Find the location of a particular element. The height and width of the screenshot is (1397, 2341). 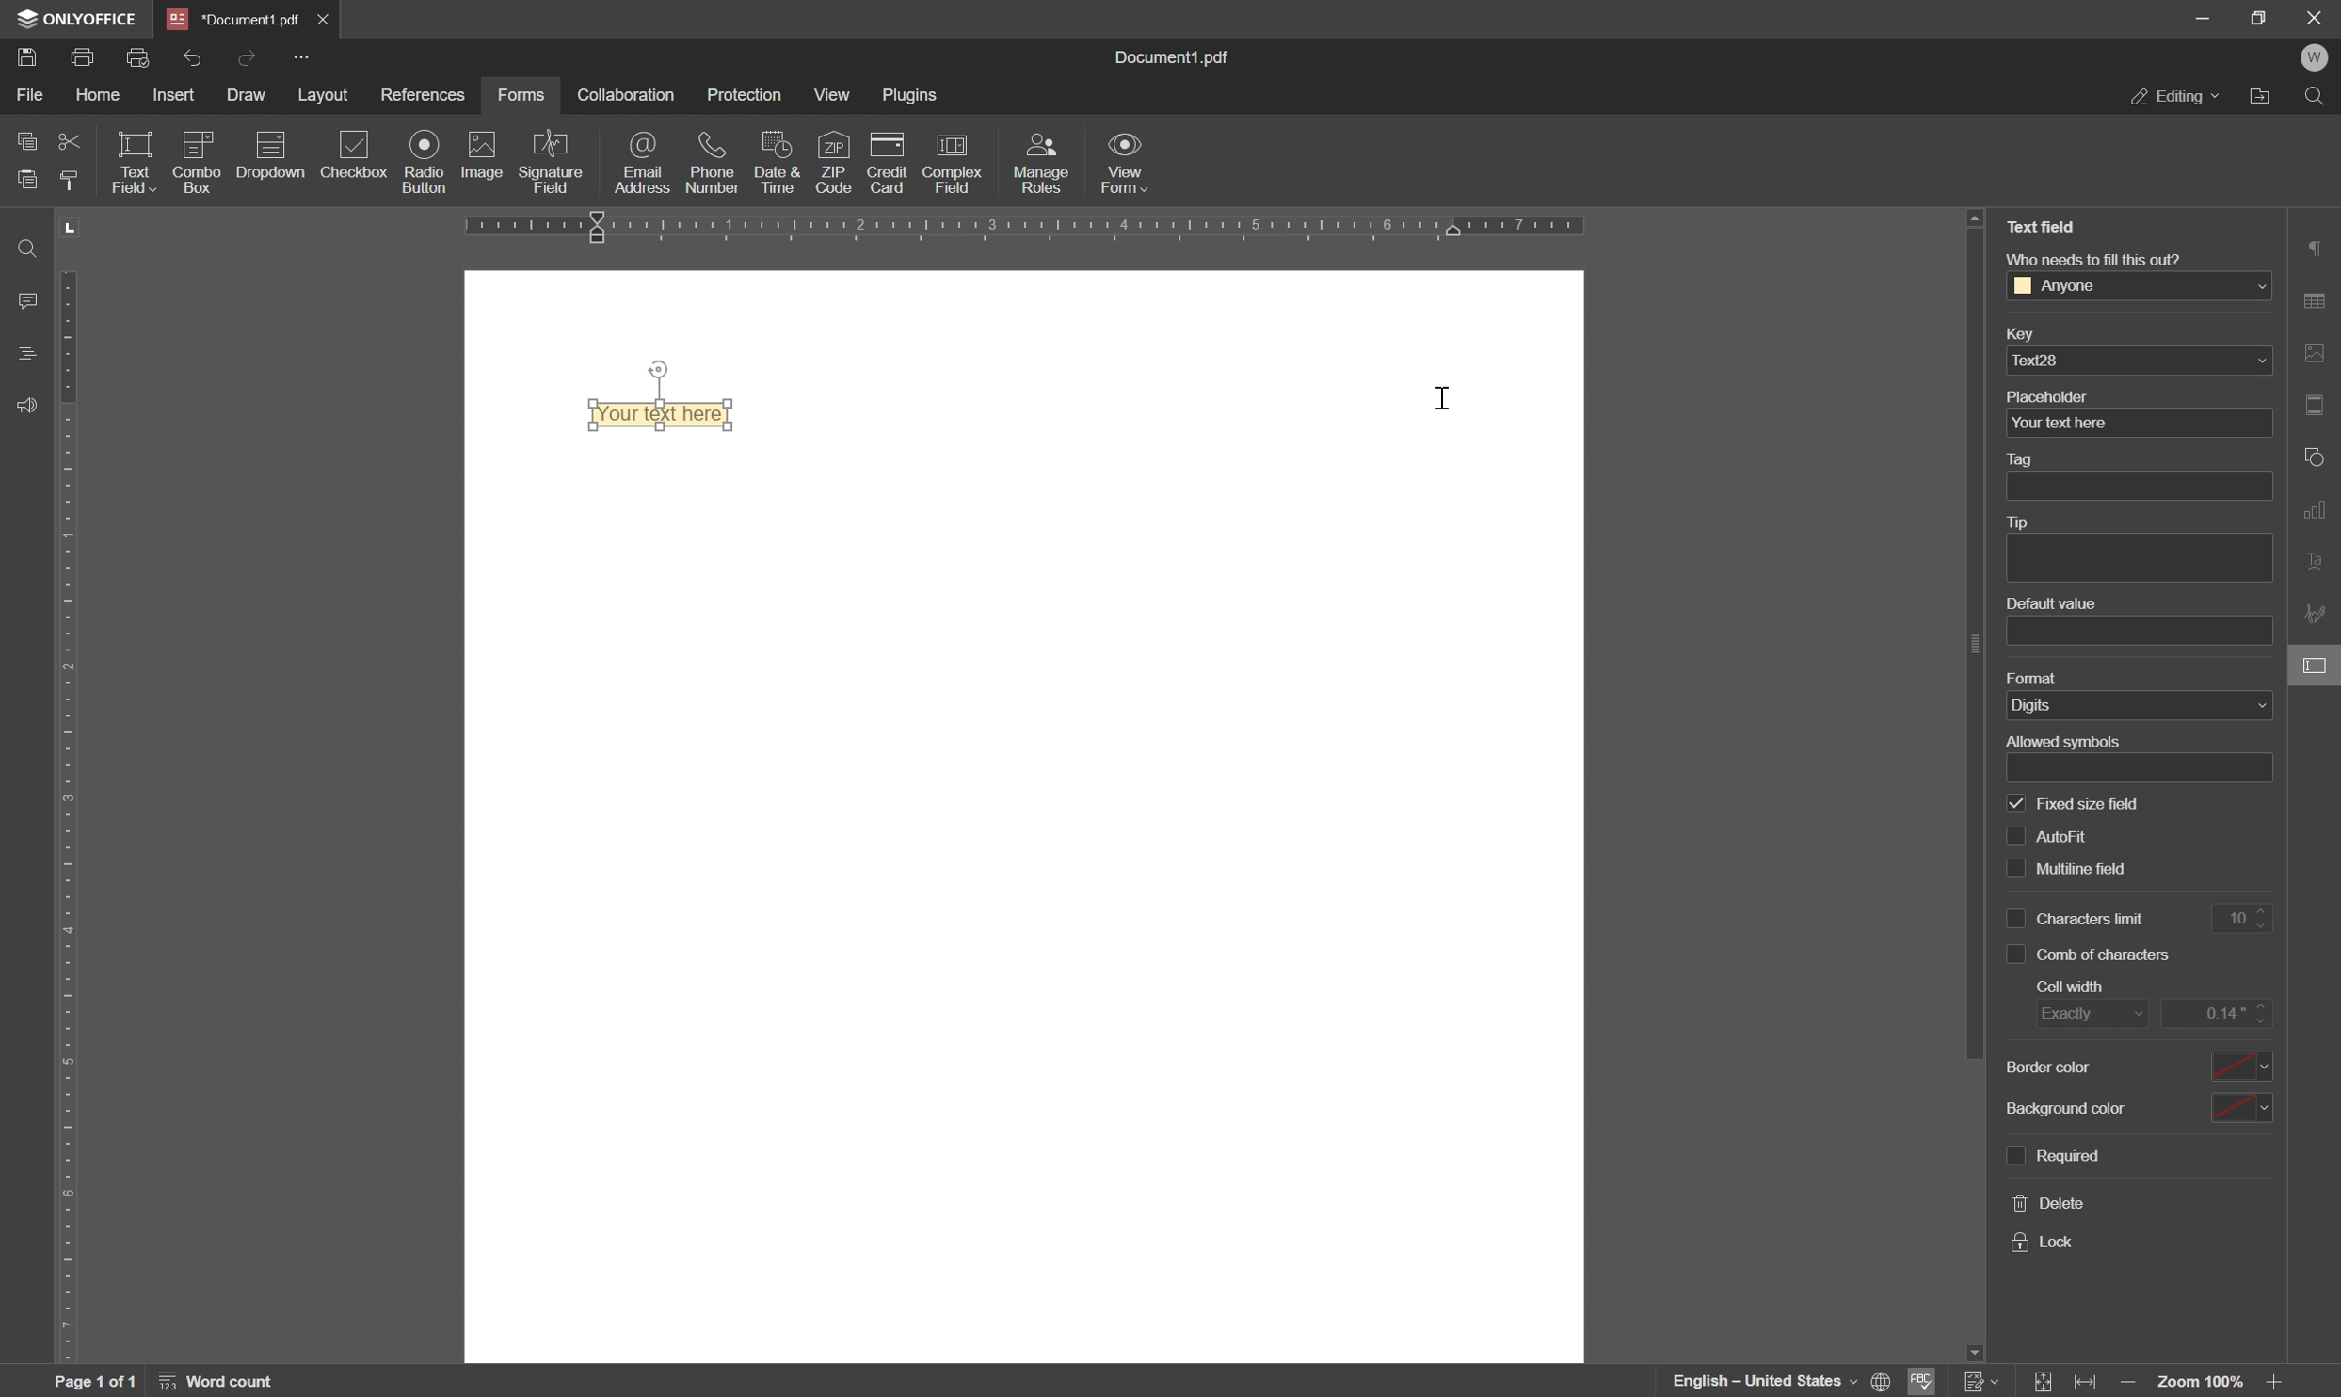

headings is located at coordinates (21, 354).